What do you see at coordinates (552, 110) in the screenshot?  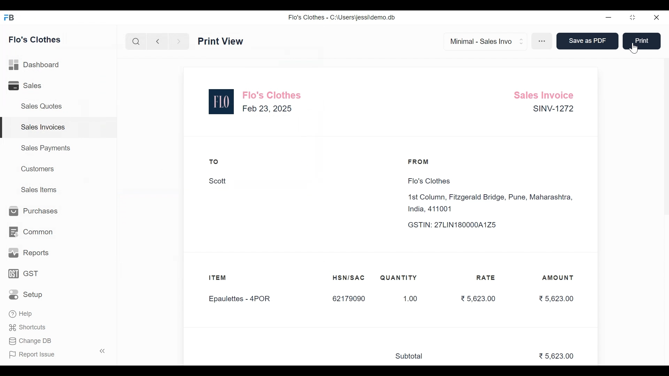 I see `SINV-1272` at bounding box center [552, 110].